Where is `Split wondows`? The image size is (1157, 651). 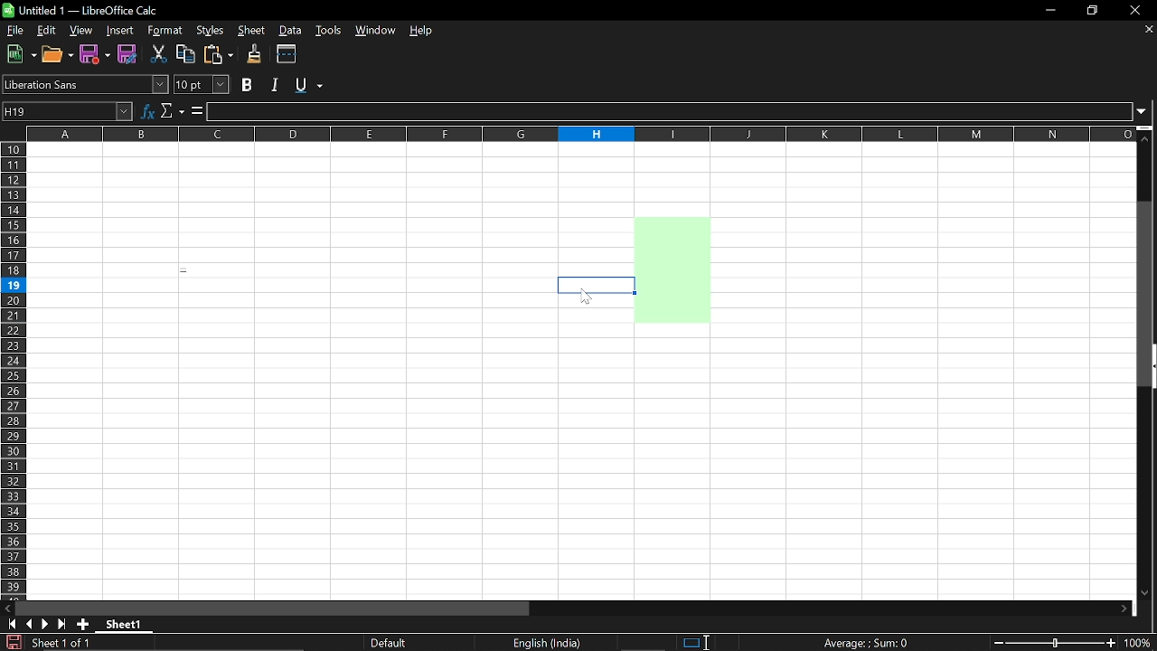
Split wondows is located at coordinates (287, 54).